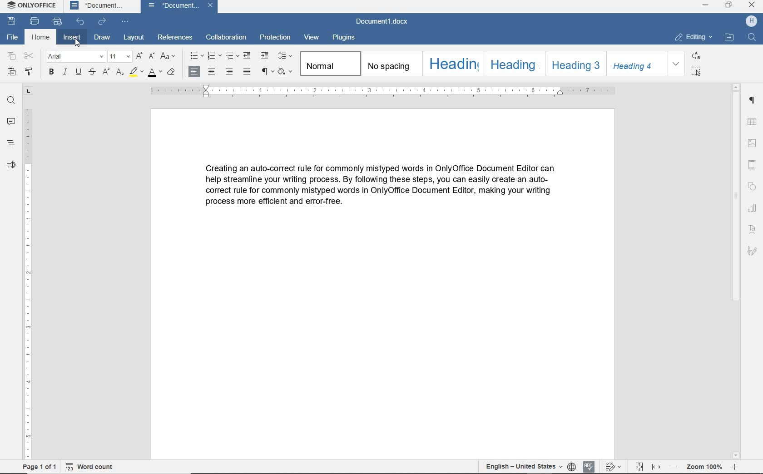  I want to click on table, so click(753, 122).